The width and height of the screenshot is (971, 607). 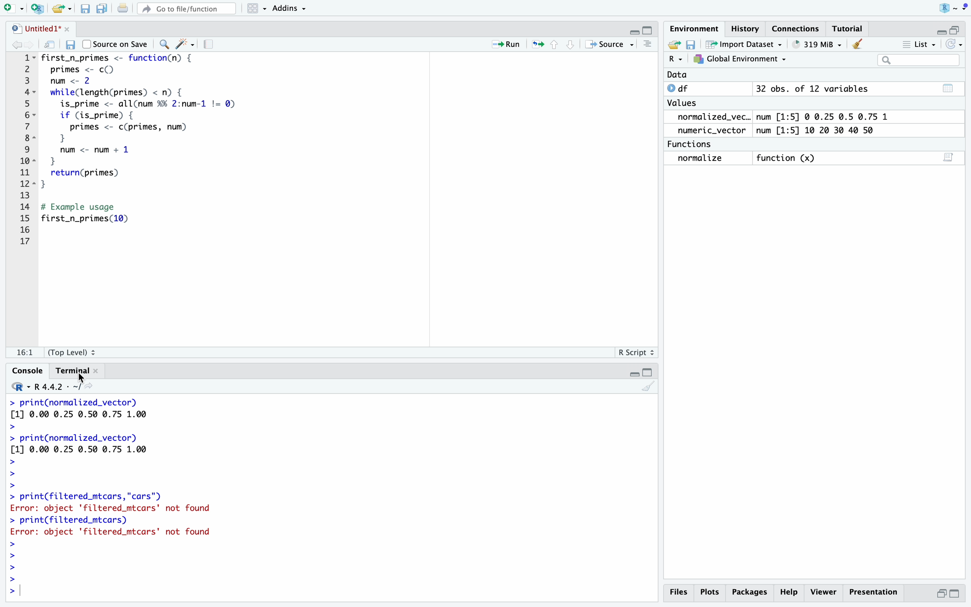 What do you see at coordinates (51, 42) in the screenshot?
I see `show mw in new window` at bounding box center [51, 42].